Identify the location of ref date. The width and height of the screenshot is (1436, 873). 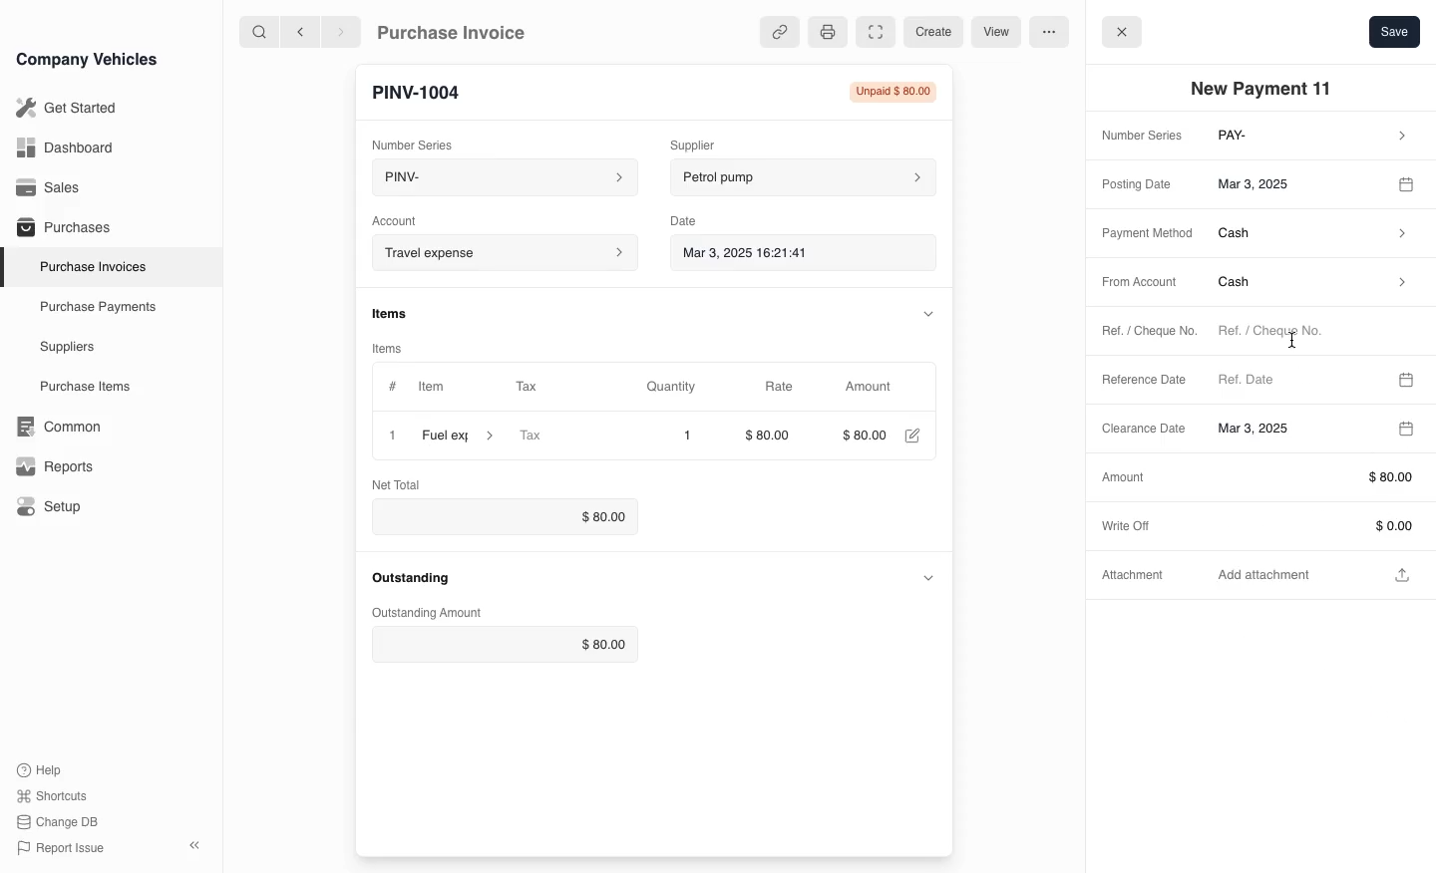
(1296, 378).